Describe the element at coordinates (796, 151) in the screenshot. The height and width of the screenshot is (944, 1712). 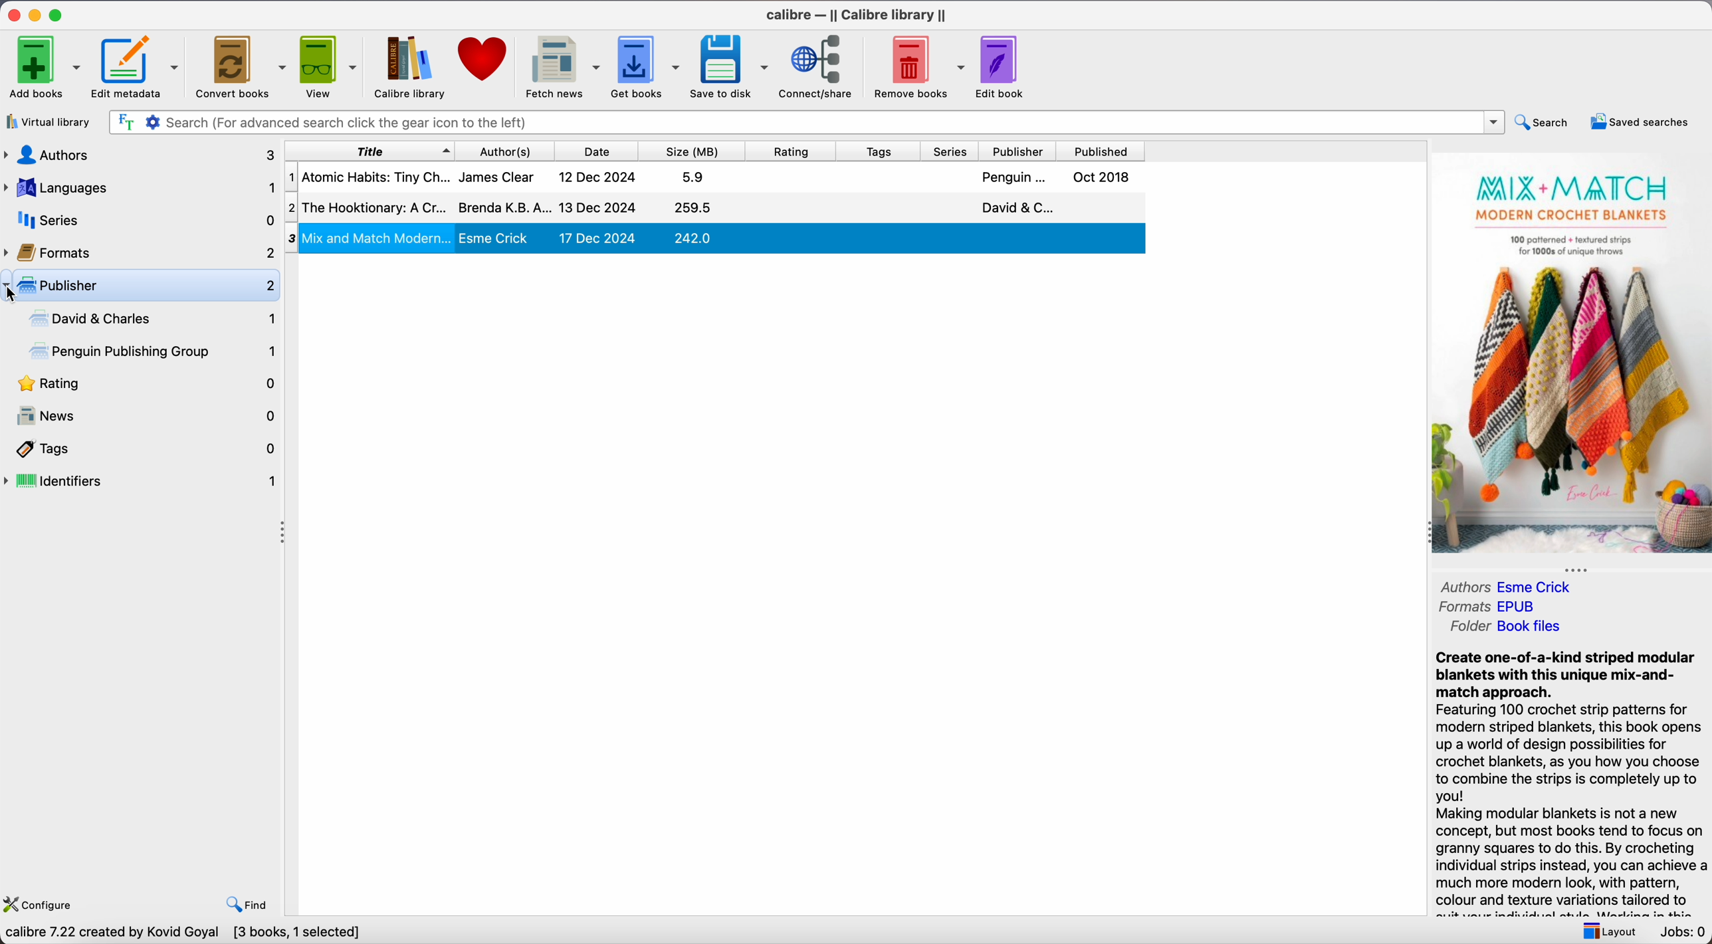
I see `rating` at that location.